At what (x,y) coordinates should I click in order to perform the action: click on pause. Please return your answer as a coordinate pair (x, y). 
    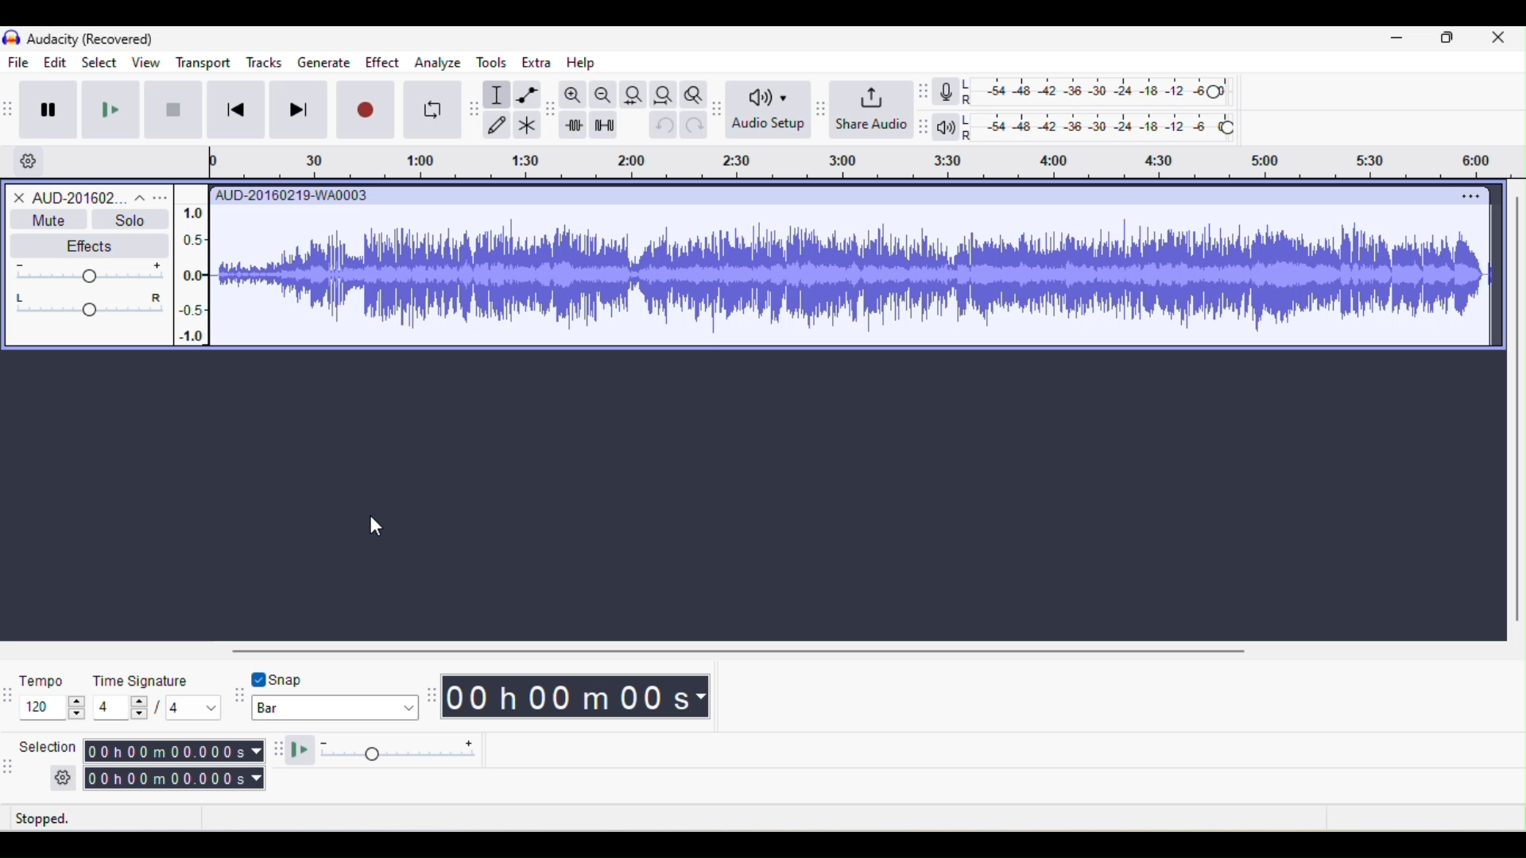
    Looking at the image, I should click on (51, 107).